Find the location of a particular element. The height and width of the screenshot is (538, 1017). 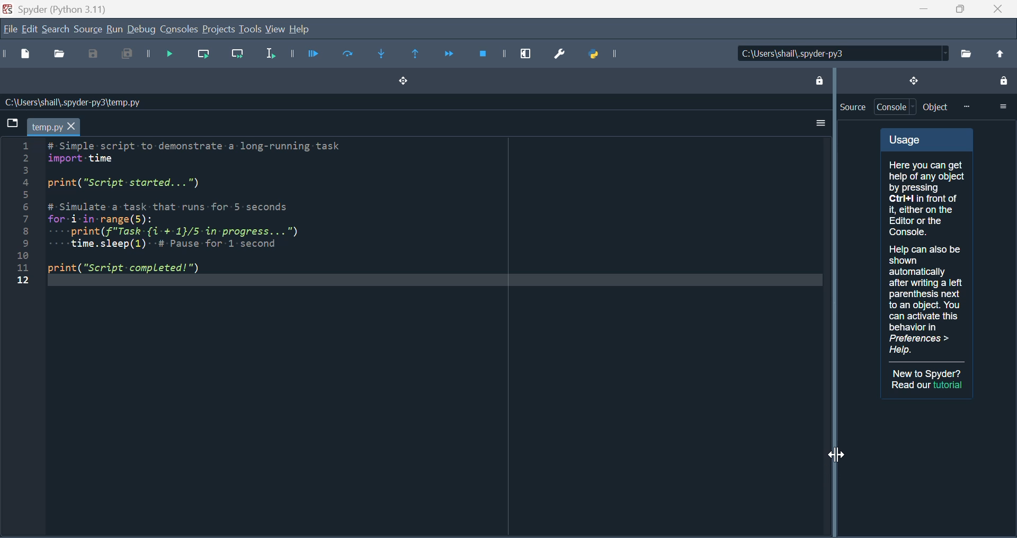

Drag and drop button is located at coordinates (402, 82).